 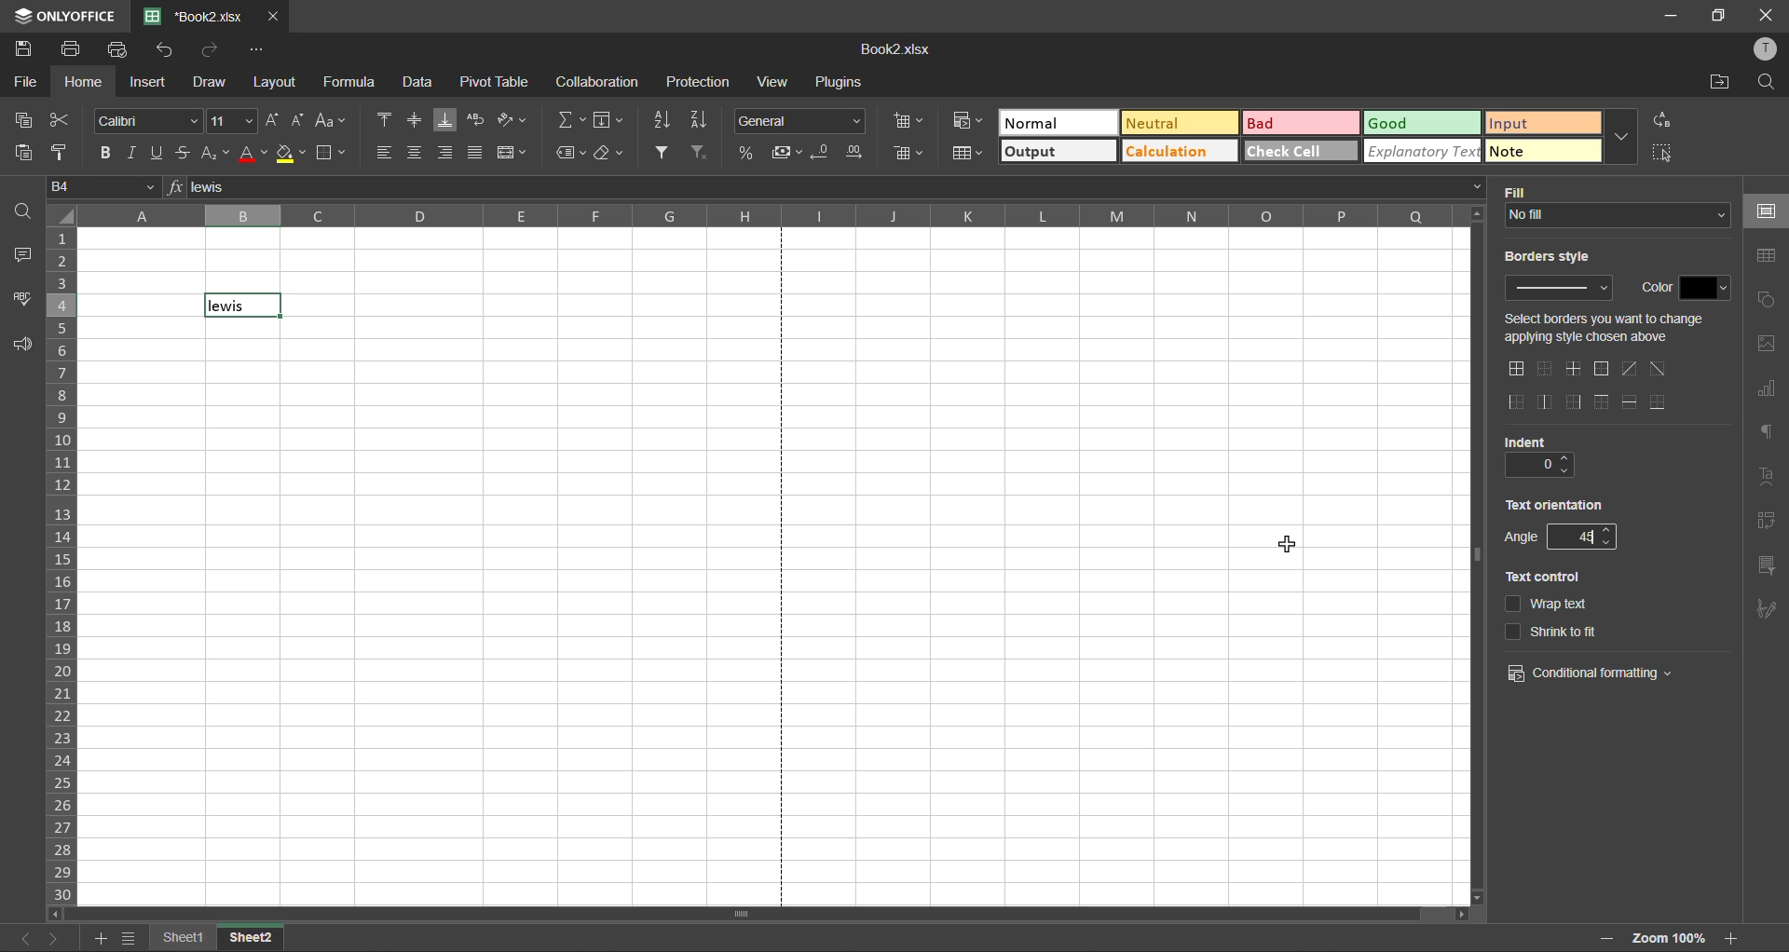 I want to click on orientation, so click(x=512, y=118).